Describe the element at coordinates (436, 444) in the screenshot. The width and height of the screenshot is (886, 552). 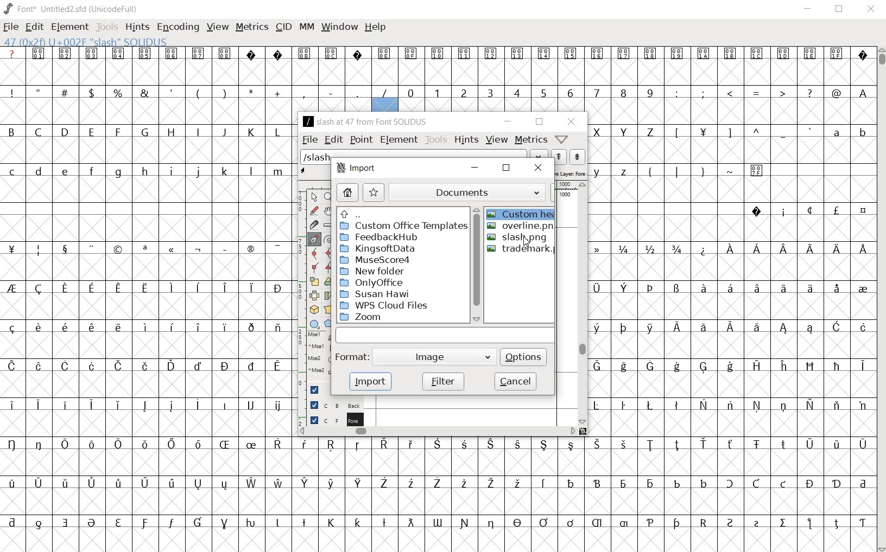
I see `special letters` at that location.